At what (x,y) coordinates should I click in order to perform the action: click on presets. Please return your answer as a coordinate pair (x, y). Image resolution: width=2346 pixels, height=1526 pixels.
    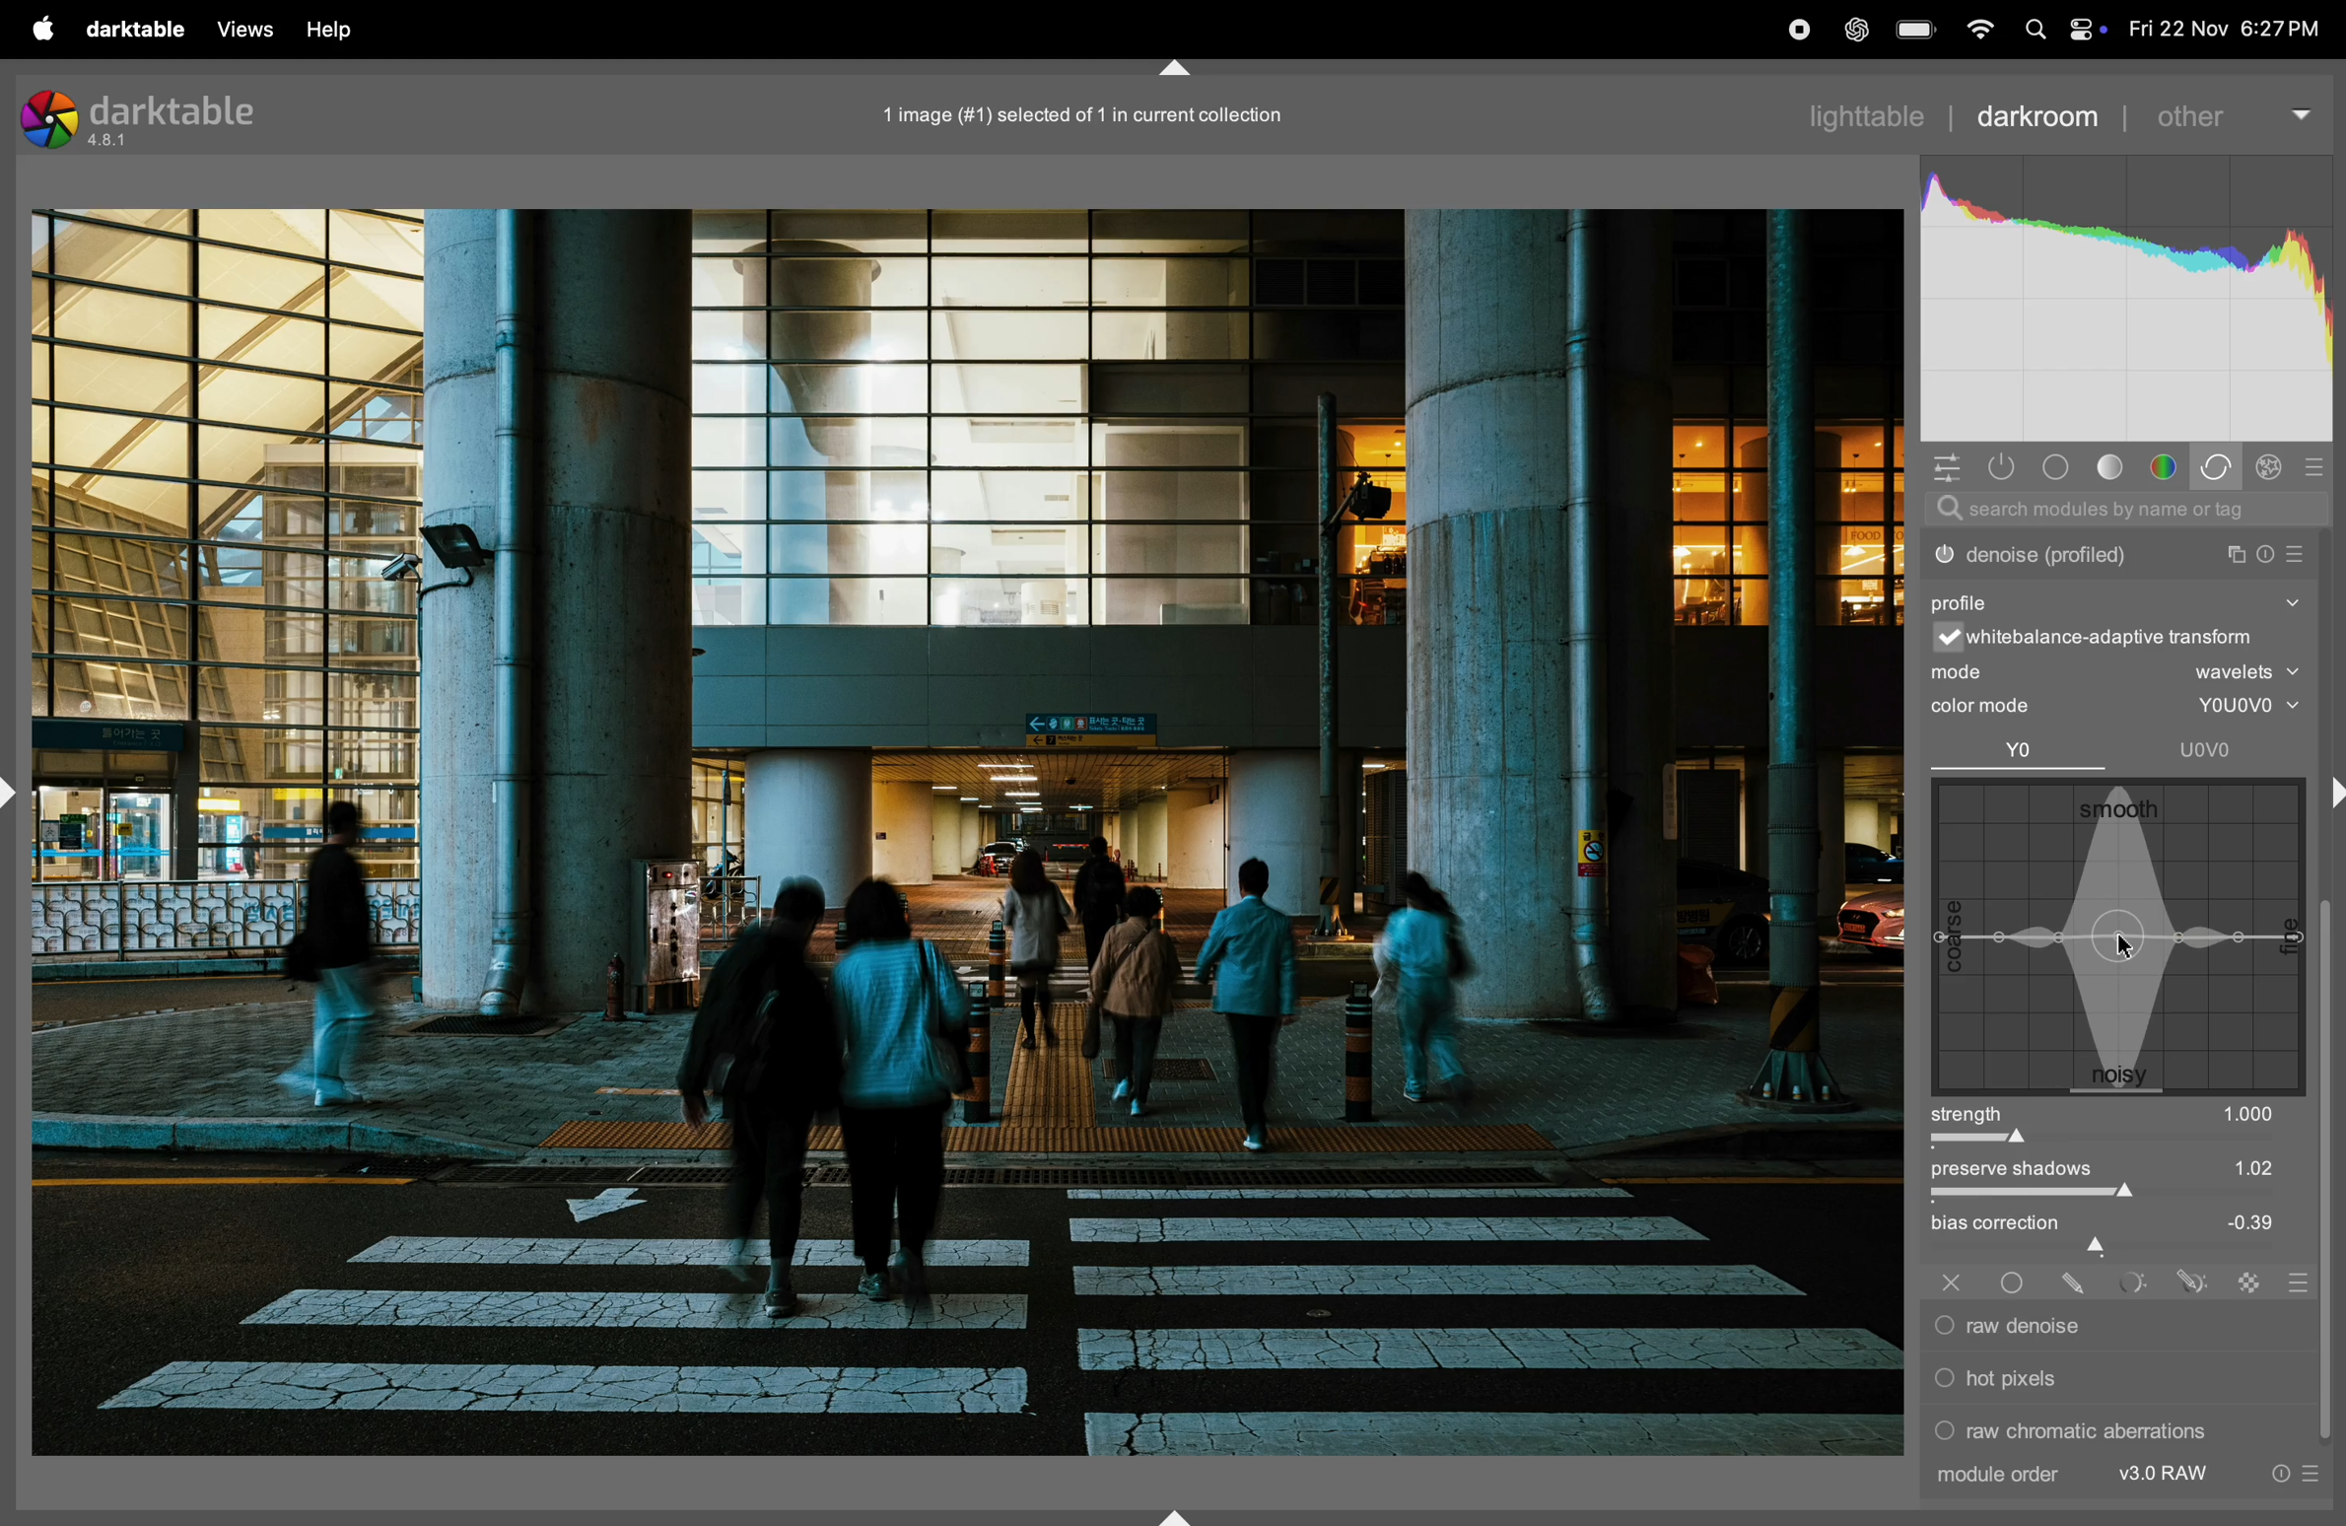
    Looking at the image, I should click on (2295, 554).